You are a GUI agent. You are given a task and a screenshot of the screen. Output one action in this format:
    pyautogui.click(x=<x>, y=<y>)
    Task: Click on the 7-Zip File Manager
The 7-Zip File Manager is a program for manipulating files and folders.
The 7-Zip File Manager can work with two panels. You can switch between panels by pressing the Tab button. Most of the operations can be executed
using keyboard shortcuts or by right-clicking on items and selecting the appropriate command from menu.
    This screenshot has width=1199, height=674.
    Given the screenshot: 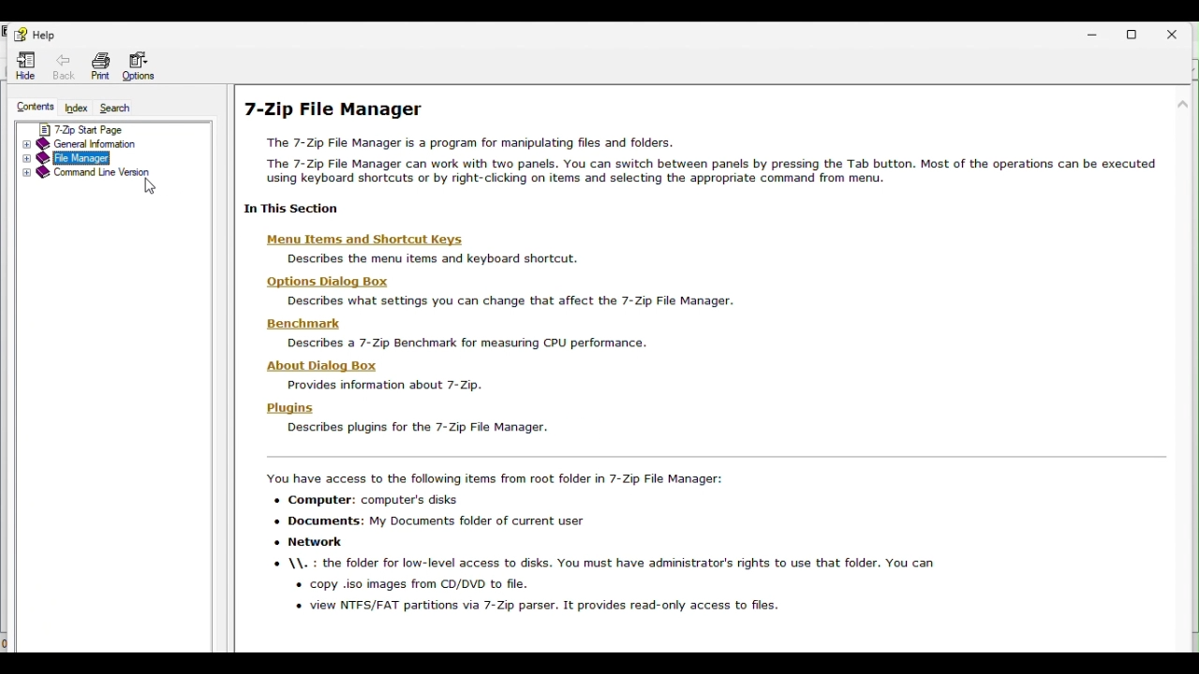 What is the action you would take?
    pyautogui.click(x=710, y=161)
    